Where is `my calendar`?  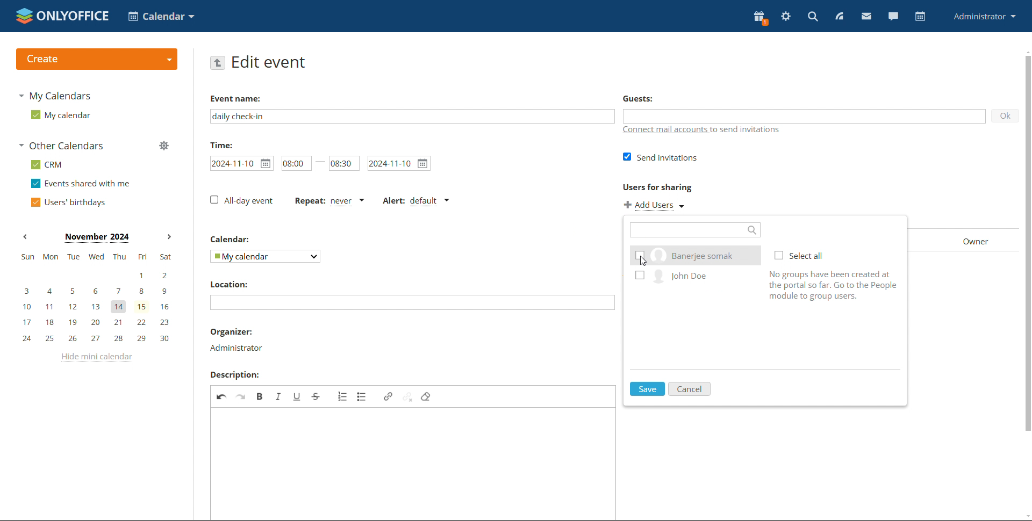
my calendar is located at coordinates (60, 114).